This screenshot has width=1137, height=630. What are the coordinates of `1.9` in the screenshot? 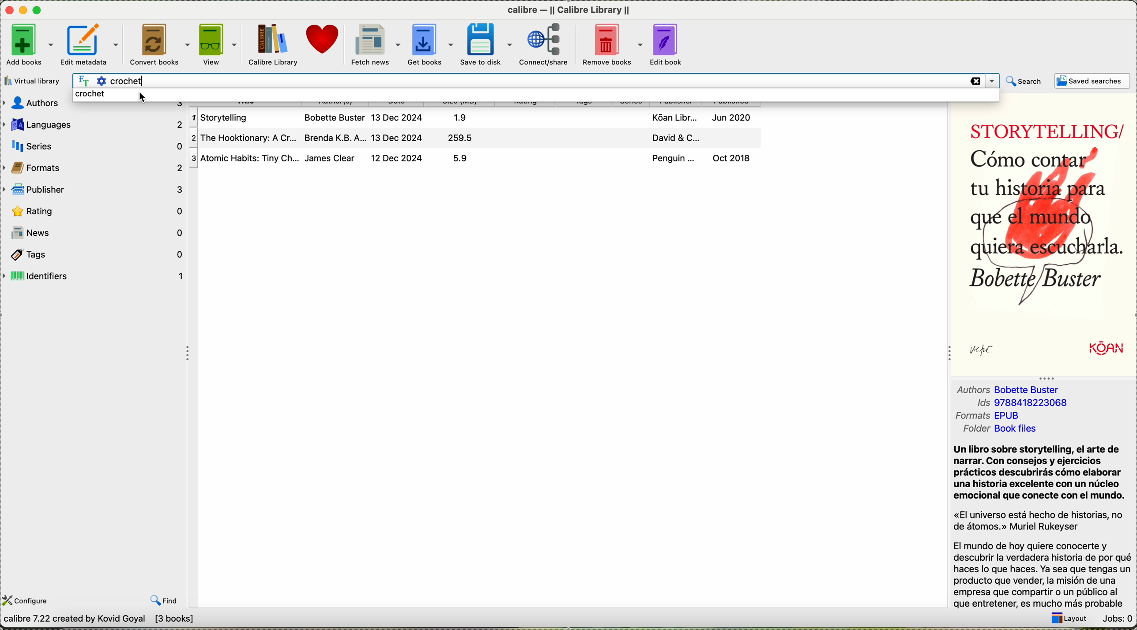 It's located at (464, 116).